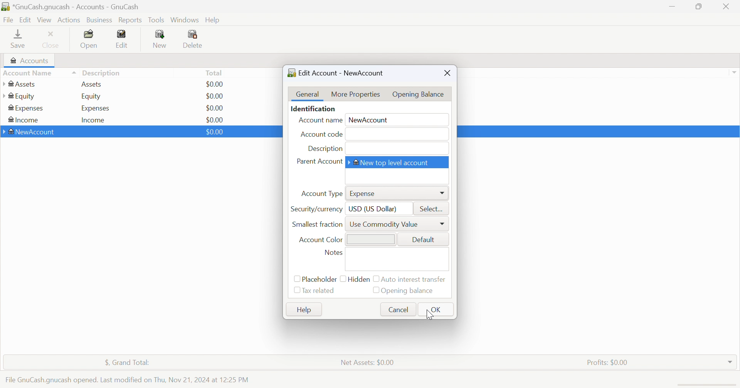 The width and height of the screenshot is (740, 388). I want to click on Account Name, so click(39, 74).